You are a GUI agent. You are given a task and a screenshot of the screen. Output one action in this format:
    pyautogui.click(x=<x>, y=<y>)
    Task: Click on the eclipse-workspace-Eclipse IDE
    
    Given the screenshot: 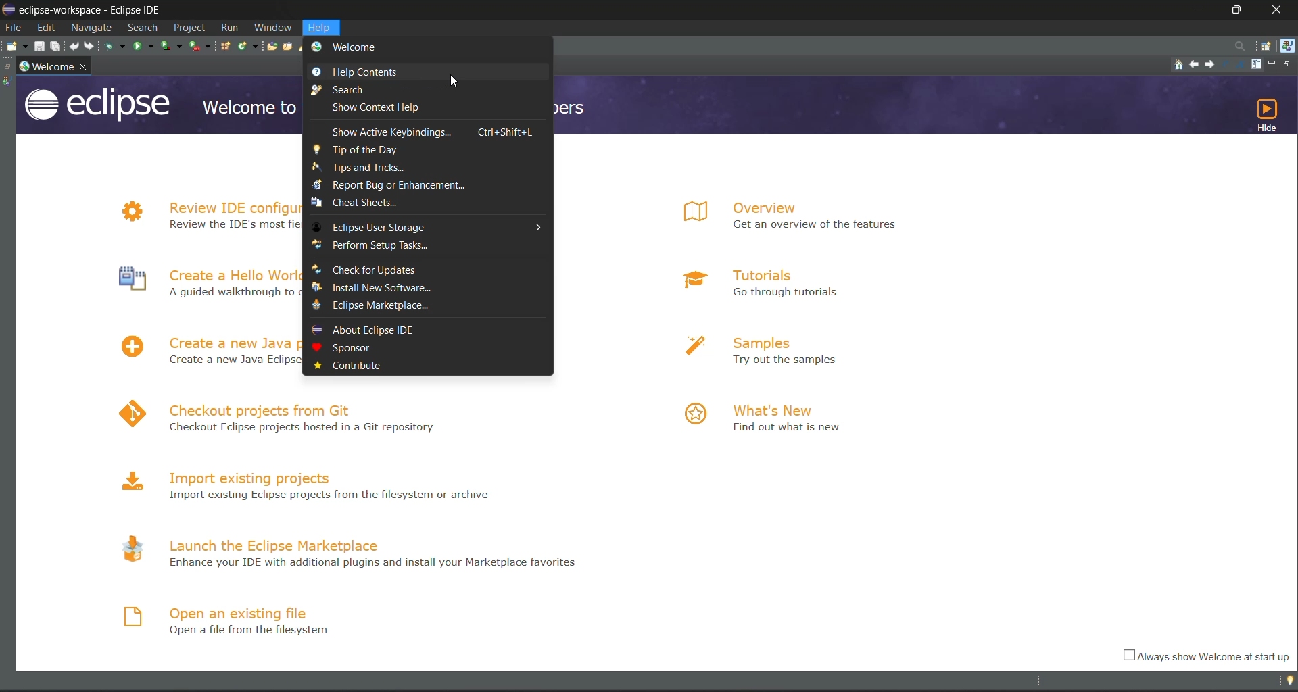 What is the action you would take?
    pyautogui.click(x=86, y=11)
    